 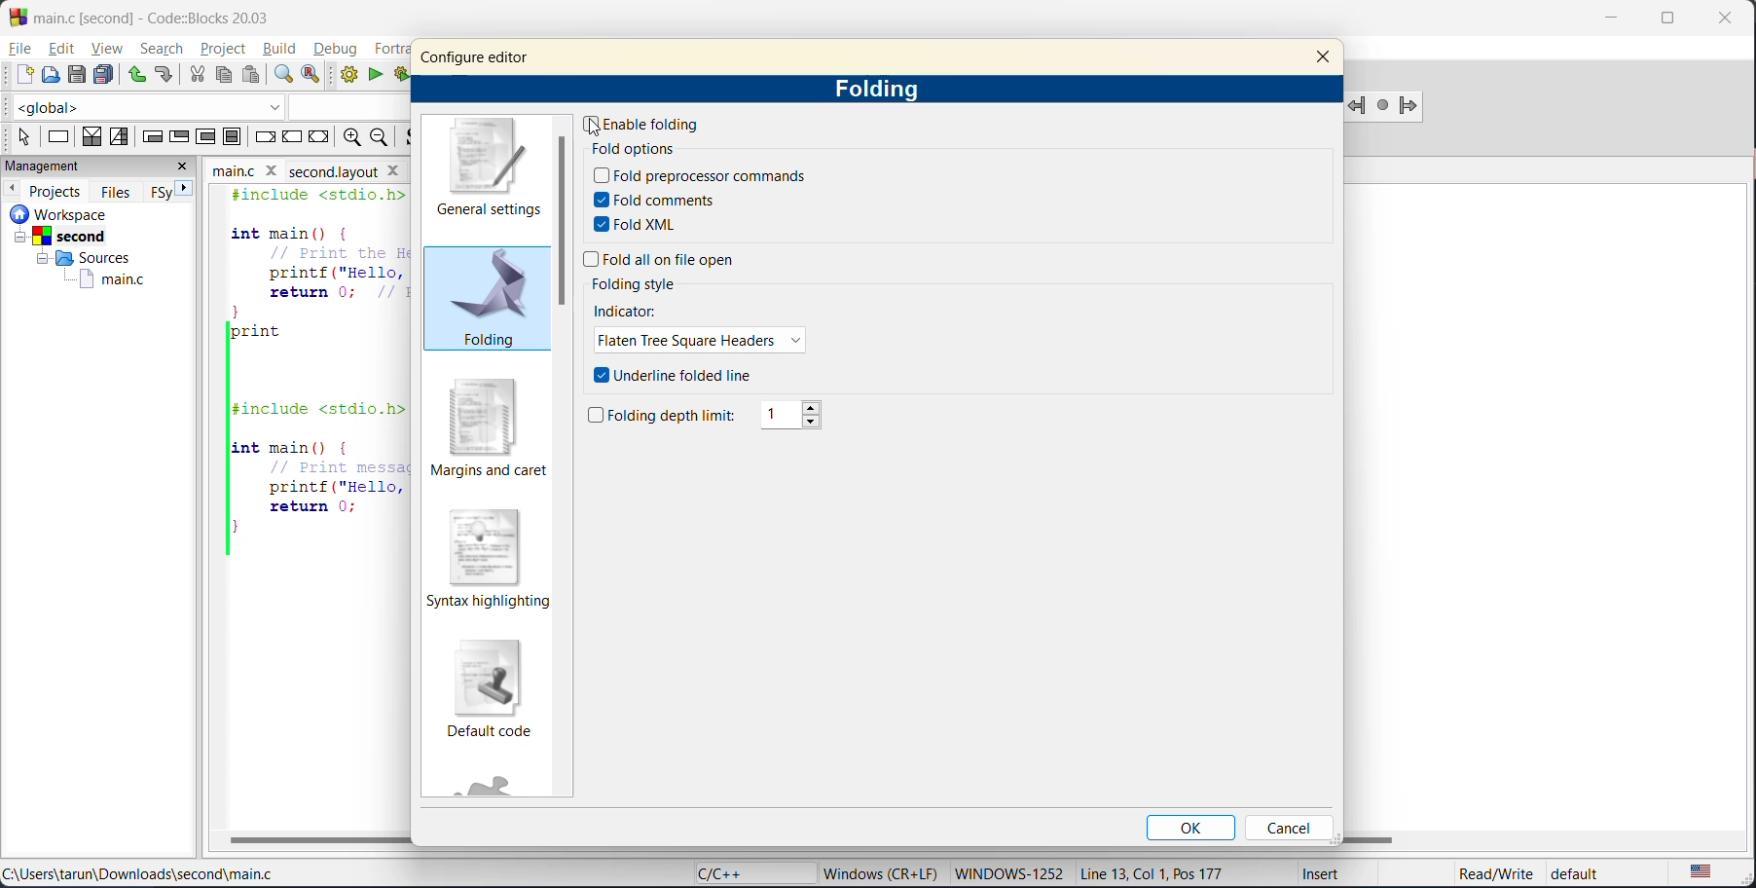 What do you see at coordinates (640, 283) in the screenshot?
I see `folding style` at bounding box center [640, 283].